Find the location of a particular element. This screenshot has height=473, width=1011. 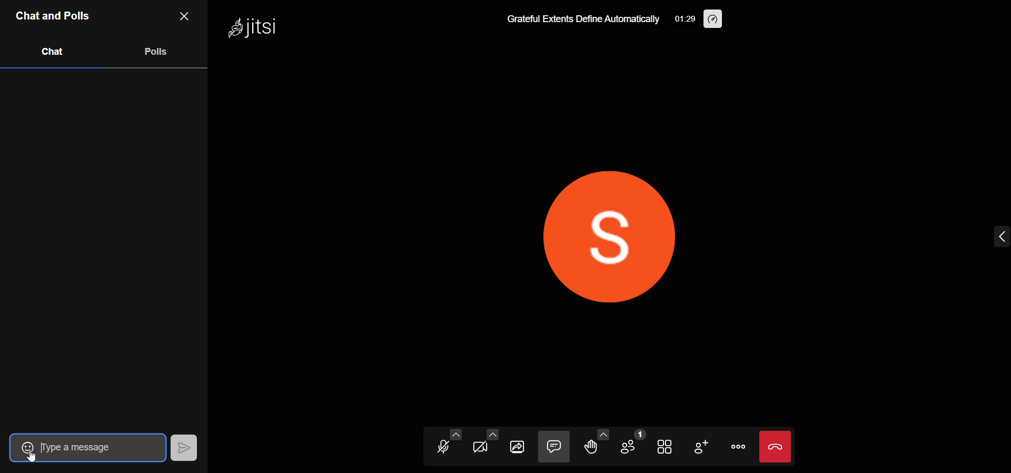

screen share is located at coordinates (519, 446).